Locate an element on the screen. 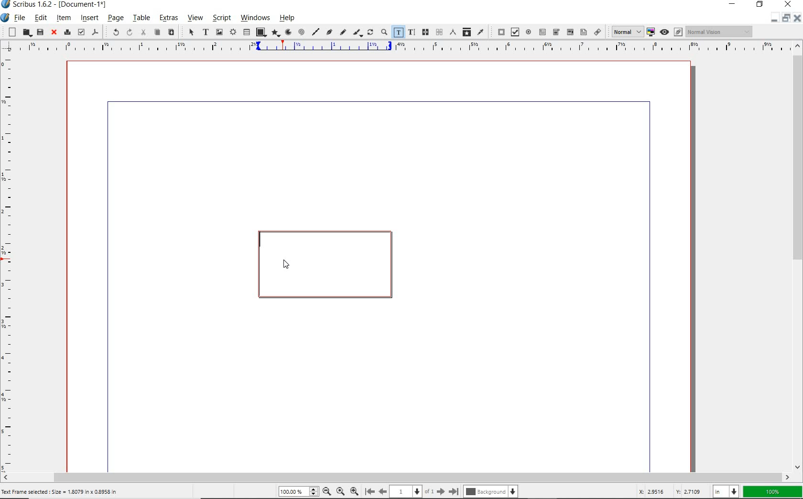 This screenshot has width=803, height=499. undo is located at coordinates (113, 32).